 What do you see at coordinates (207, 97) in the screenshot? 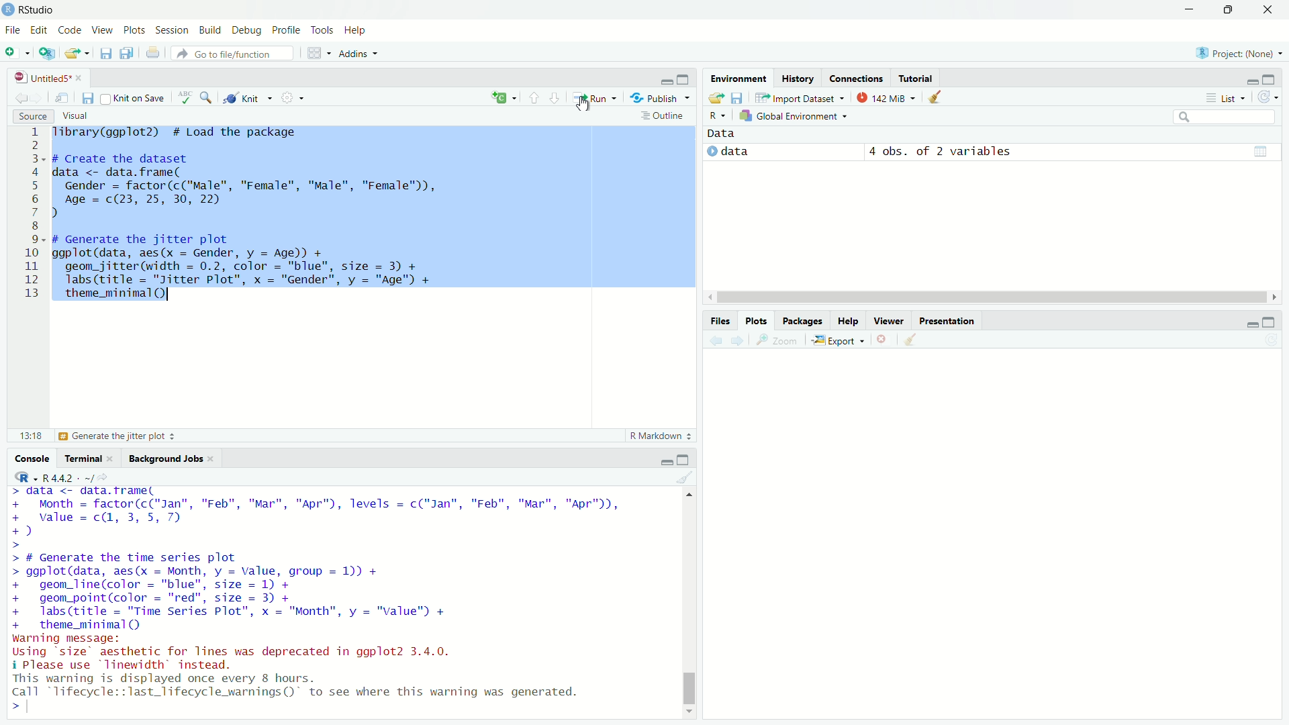
I see `find/replace` at bounding box center [207, 97].